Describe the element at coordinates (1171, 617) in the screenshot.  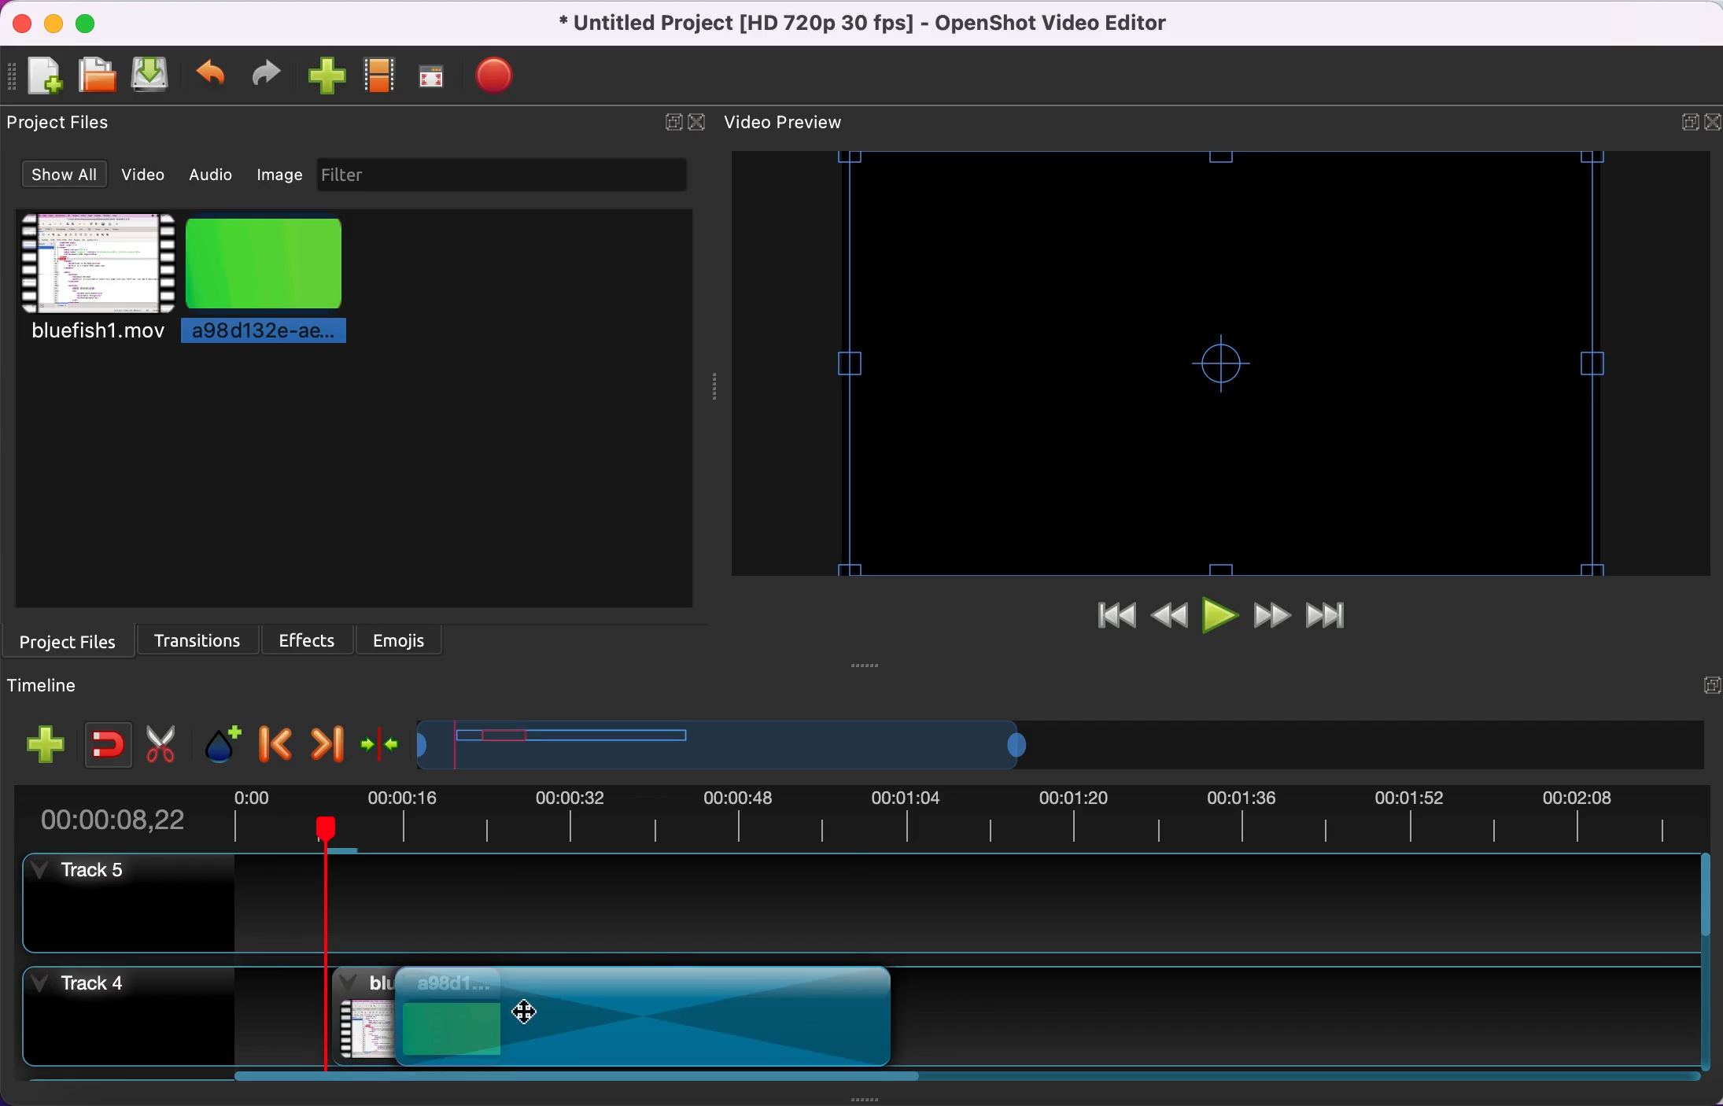
I see `rewind` at that location.